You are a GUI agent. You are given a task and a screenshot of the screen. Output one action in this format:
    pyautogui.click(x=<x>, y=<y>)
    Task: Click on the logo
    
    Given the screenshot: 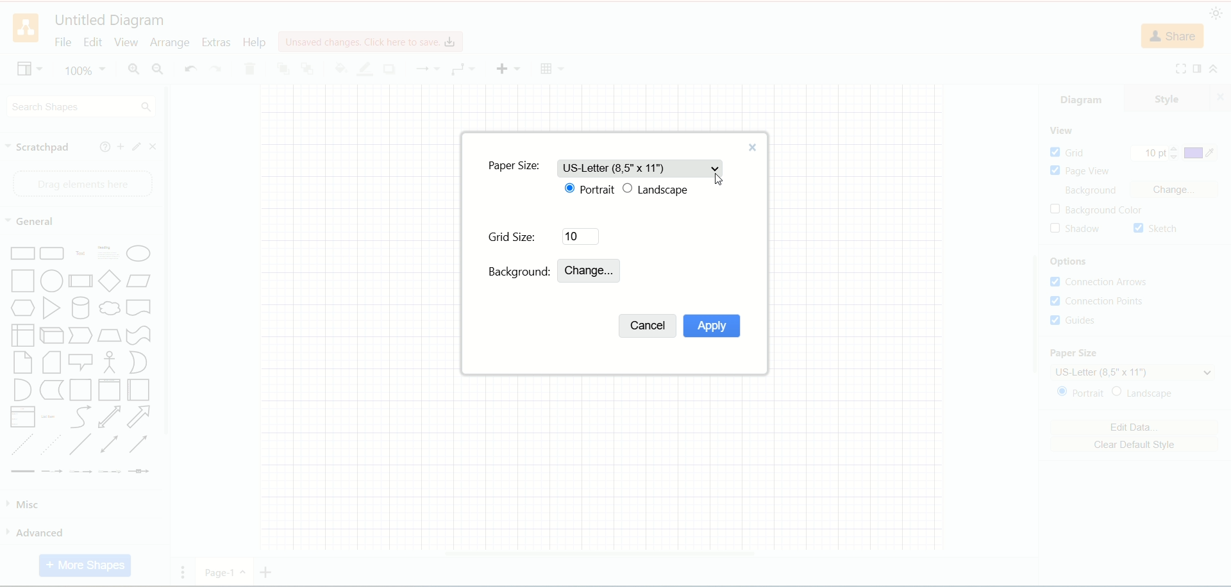 What is the action you would take?
    pyautogui.click(x=26, y=29)
    